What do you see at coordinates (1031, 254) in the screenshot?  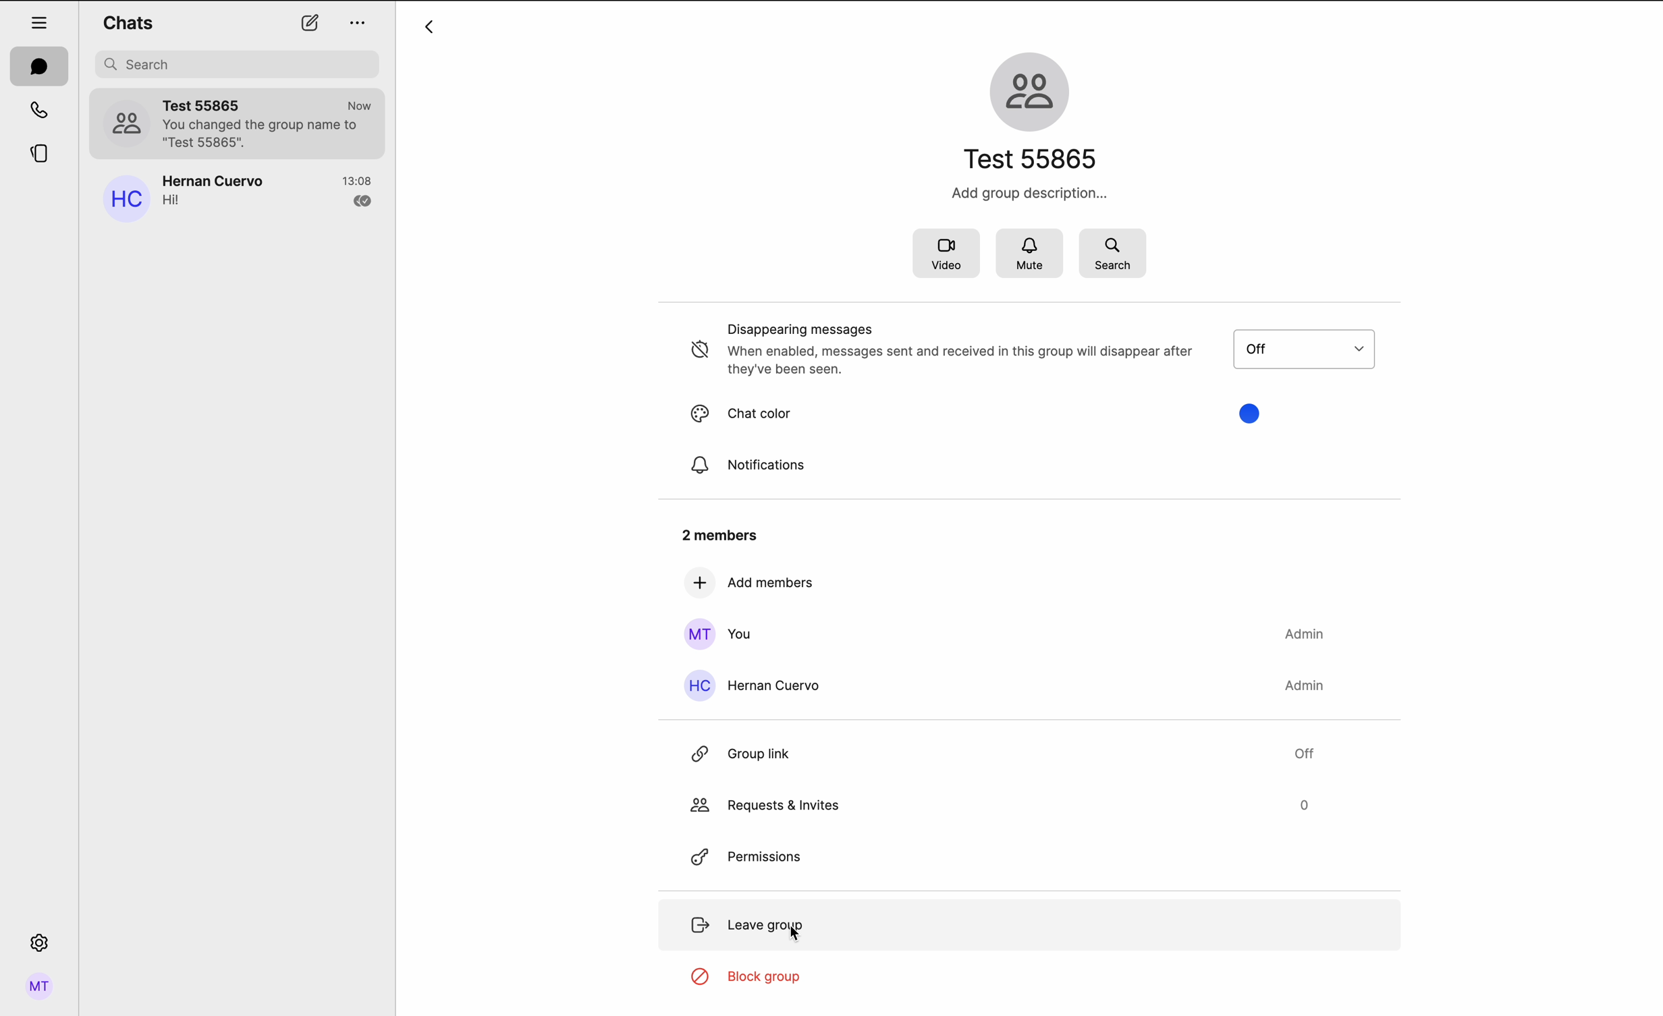 I see `mute button` at bounding box center [1031, 254].